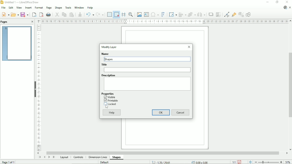 The height and width of the screenshot is (164, 292). Describe the element at coordinates (147, 70) in the screenshot. I see `Title` at that location.